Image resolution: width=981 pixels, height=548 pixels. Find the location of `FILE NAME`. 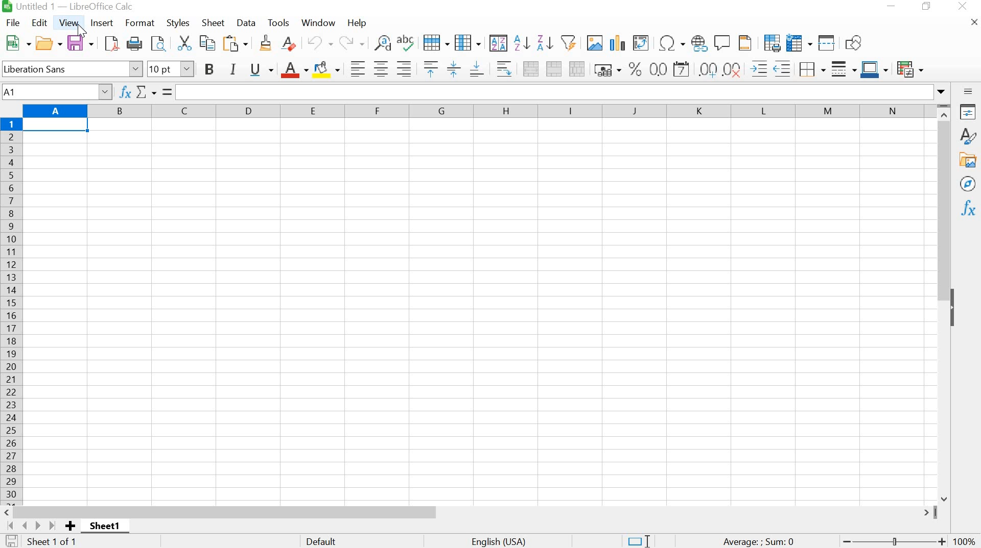

FILE NAME is located at coordinates (69, 7).